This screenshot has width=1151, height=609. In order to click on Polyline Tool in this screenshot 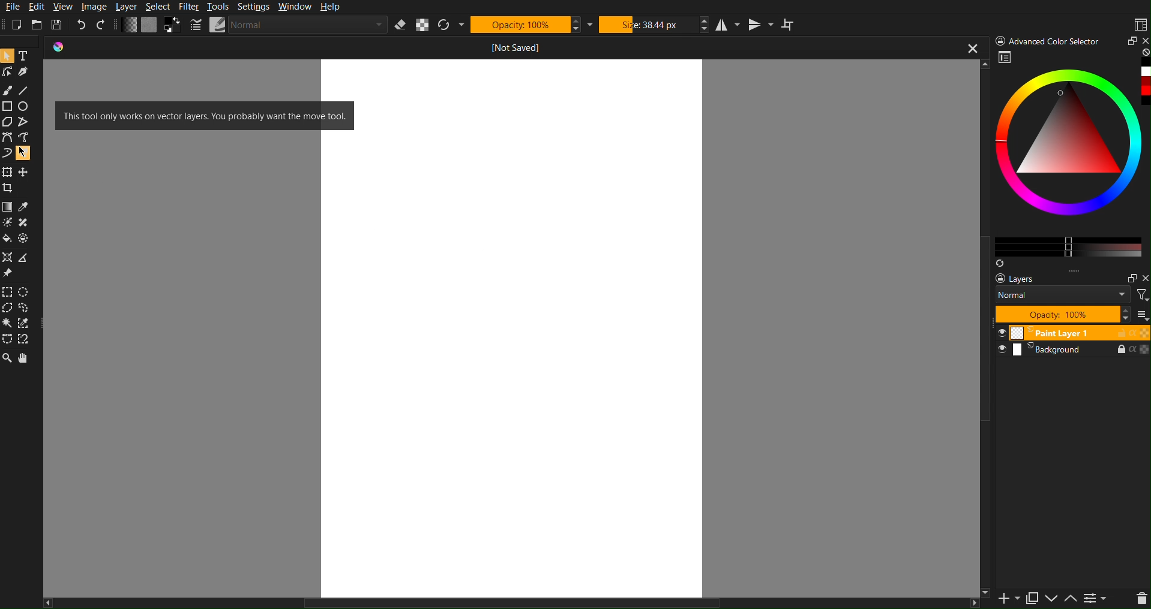, I will do `click(26, 122)`.